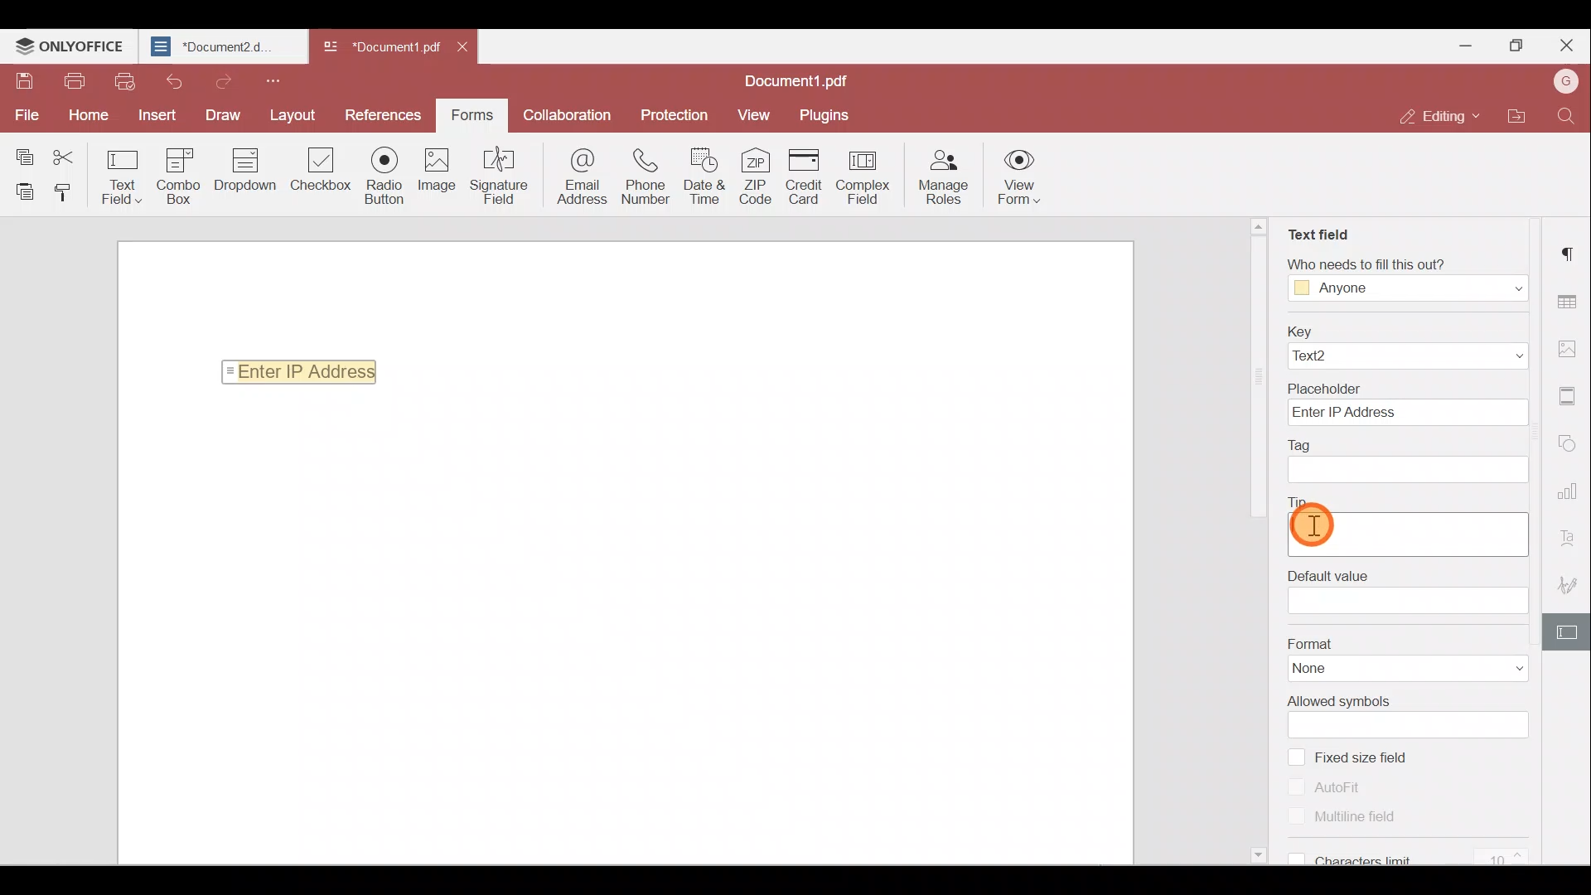 The width and height of the screenshot is (1591, 895). Describe the element at coordinates (622, 631) in the screenshot. I see `Working area` at that location.